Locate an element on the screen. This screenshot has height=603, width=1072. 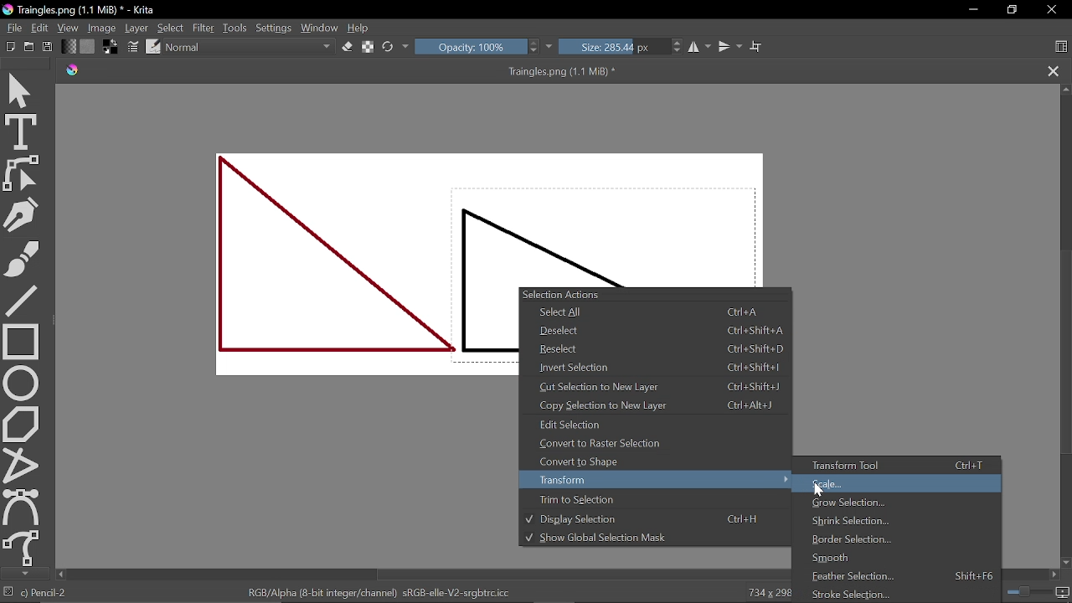
Opacity: 100% is located at coordinates (485, 47).